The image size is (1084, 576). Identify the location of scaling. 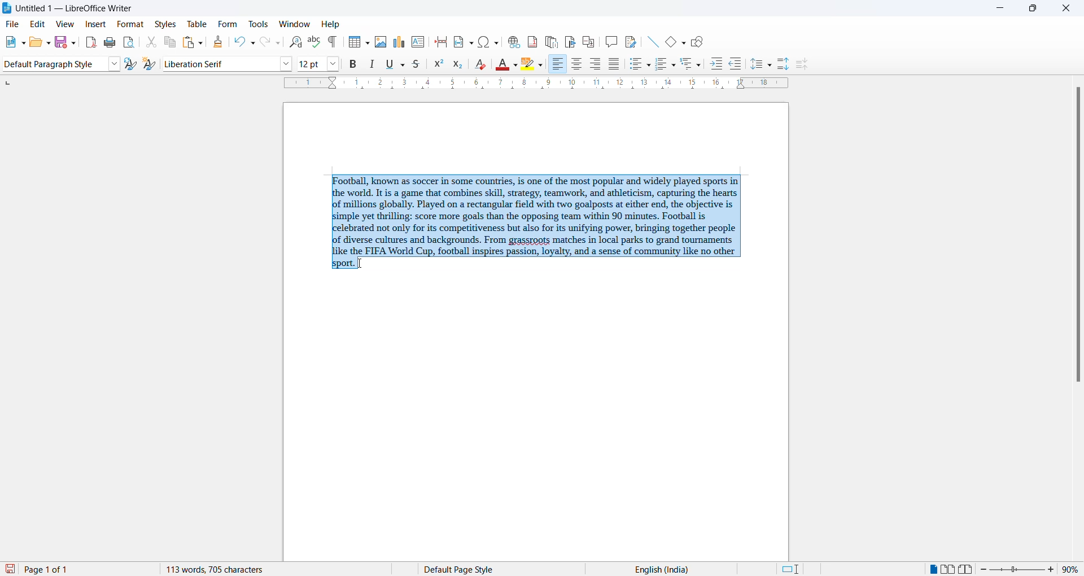
(534, 84).